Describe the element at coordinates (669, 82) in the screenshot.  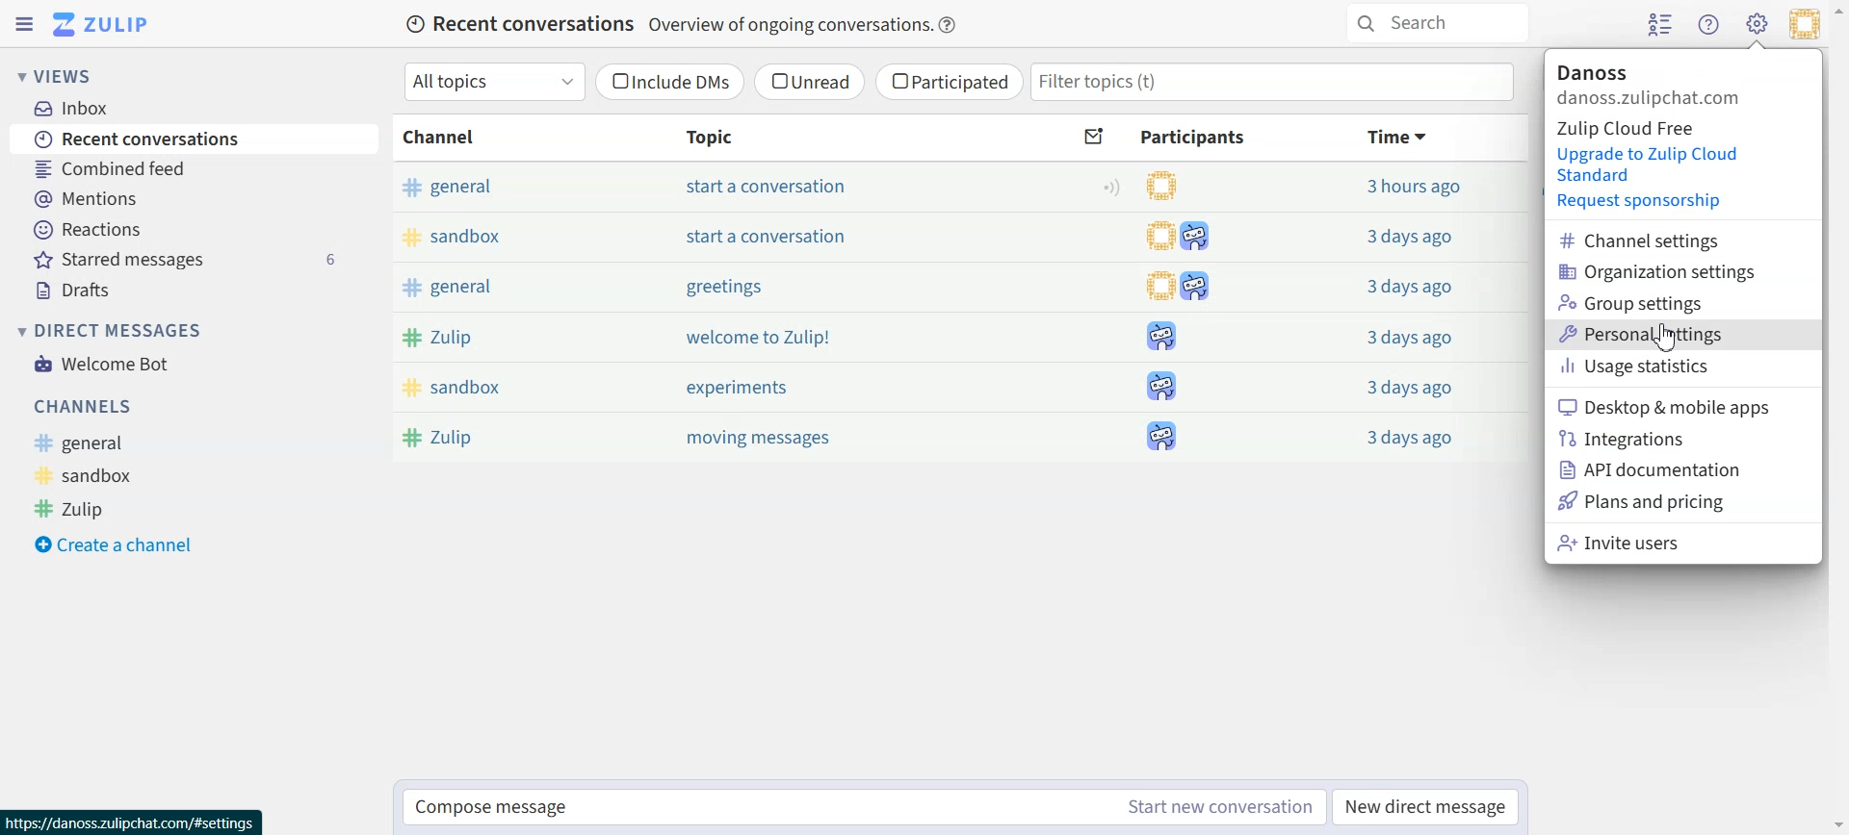
I see `Include DMs` at that location.